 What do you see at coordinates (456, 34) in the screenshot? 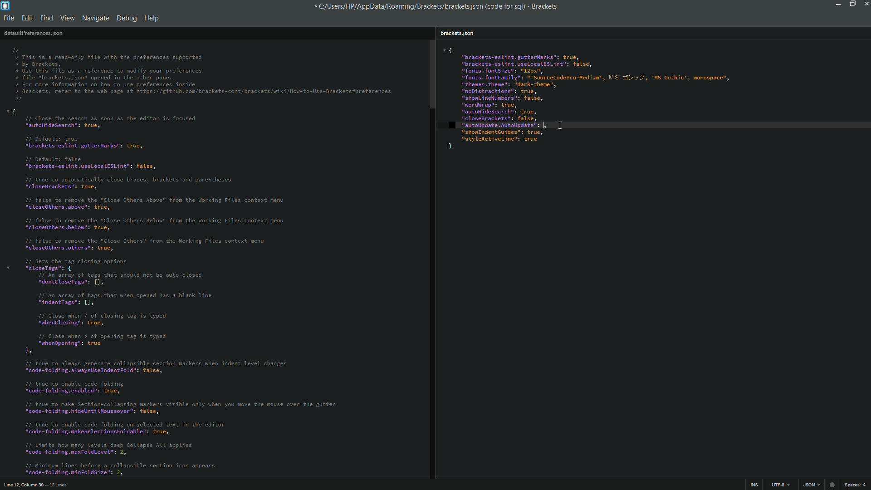
I see `brackets.json` at bounding box center [456, 34].